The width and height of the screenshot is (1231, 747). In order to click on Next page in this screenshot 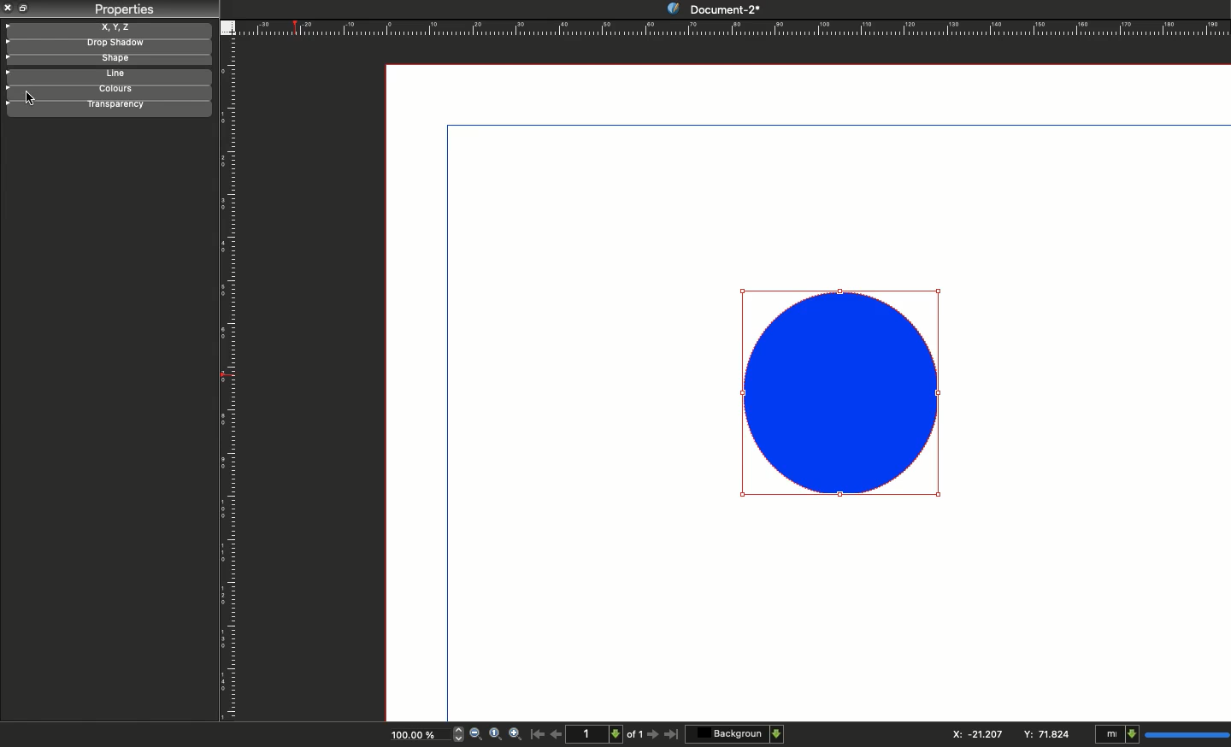, I will do `click(655, 735)`.